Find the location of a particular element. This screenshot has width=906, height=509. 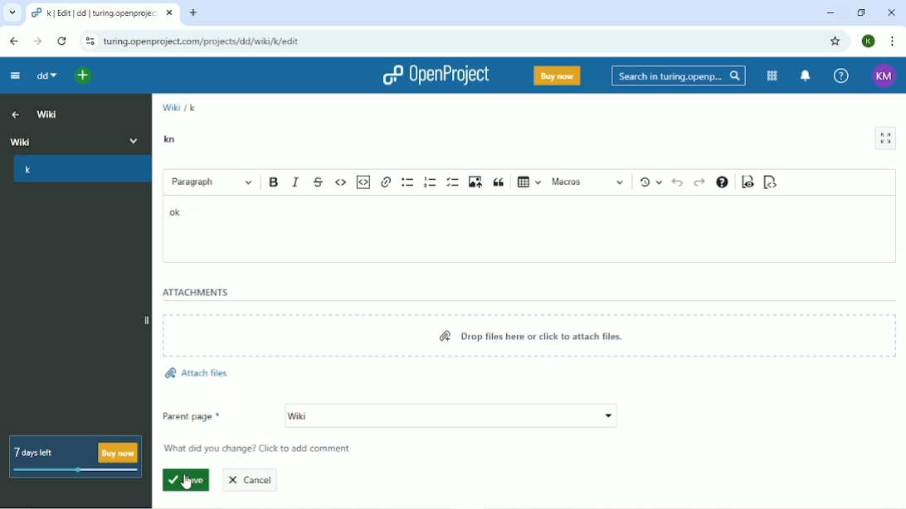

Wiki is located at coordinates (58, 140).